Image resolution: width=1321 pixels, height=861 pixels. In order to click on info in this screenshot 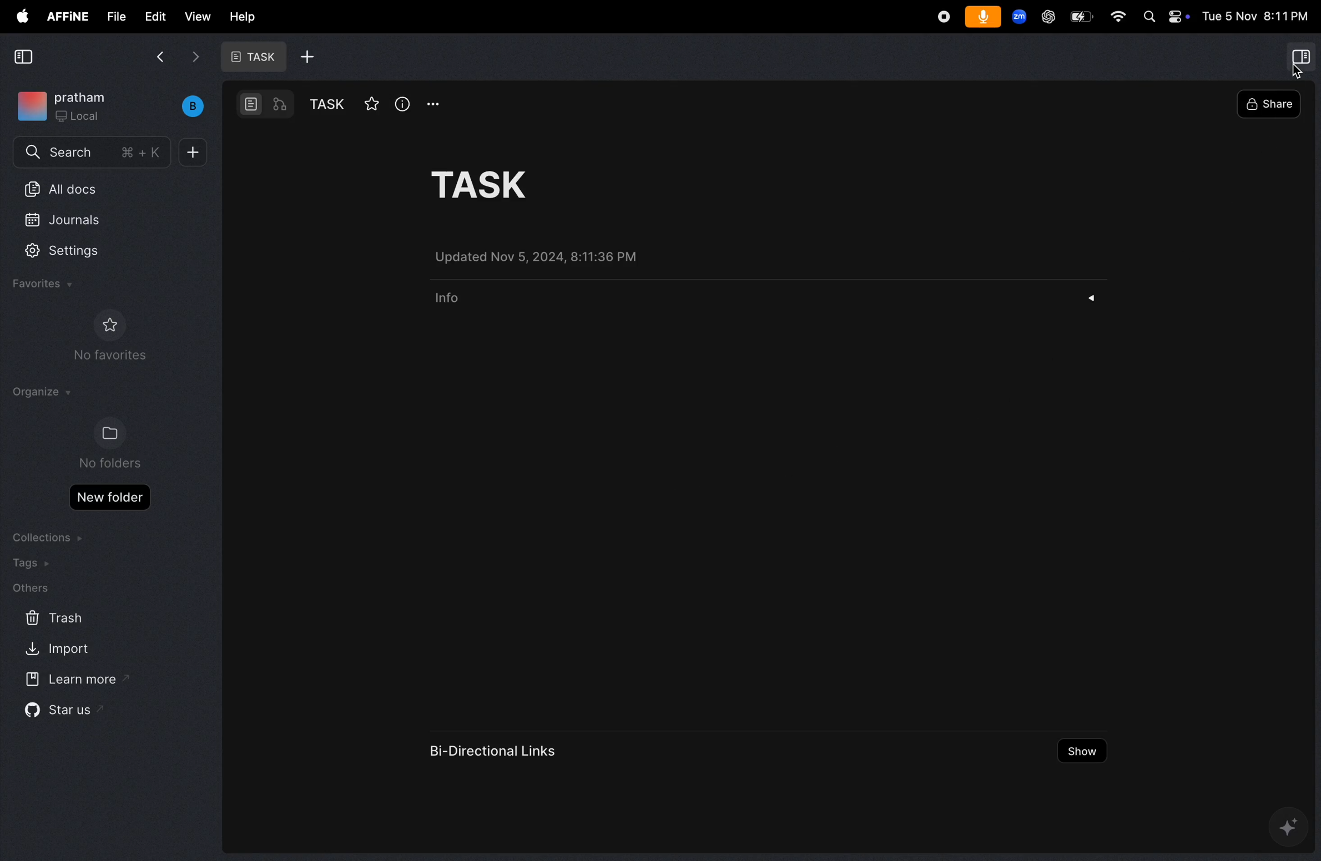, I will do `click(402, 104)`.